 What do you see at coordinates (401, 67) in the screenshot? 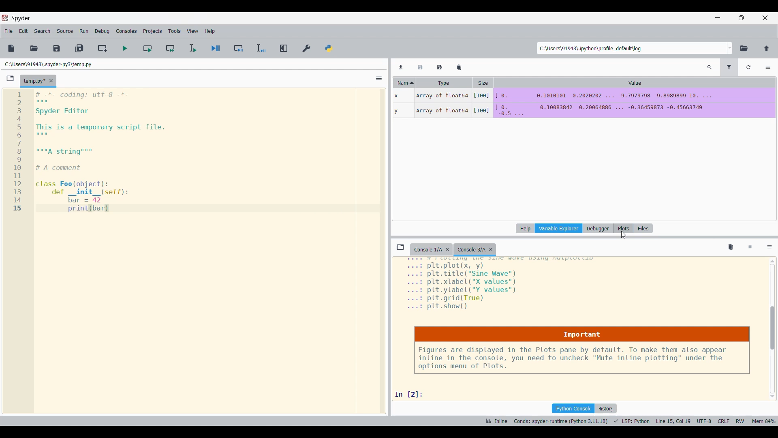
I see `Import data` at bounding box center [401, 67].